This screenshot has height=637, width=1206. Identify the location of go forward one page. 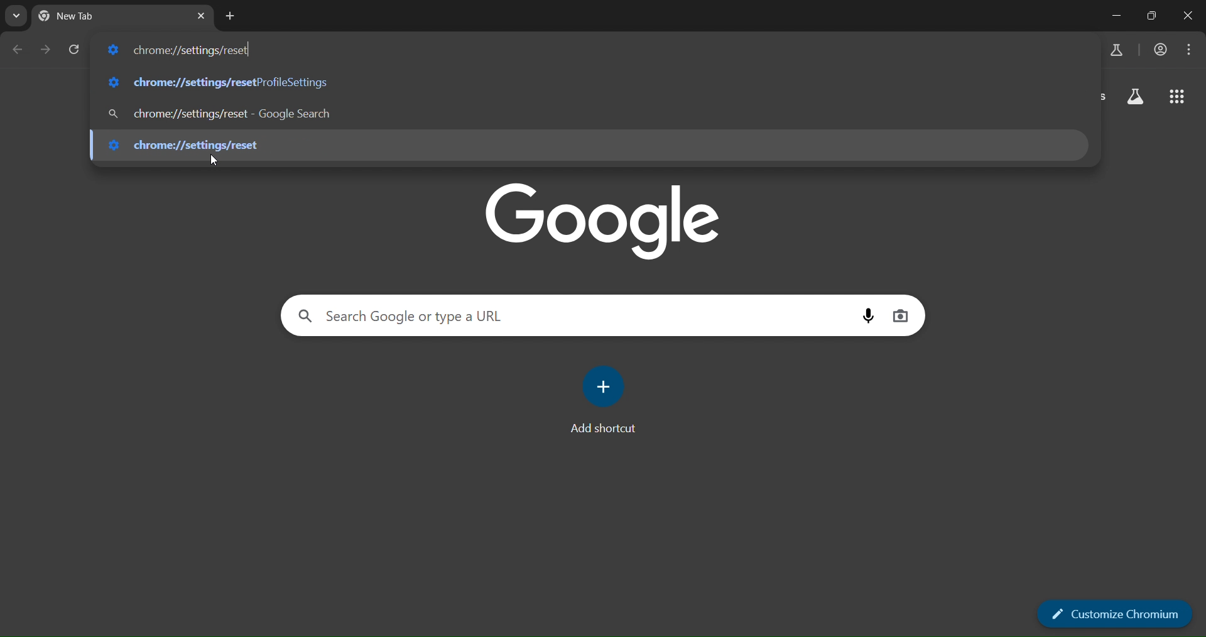
(44, 50).